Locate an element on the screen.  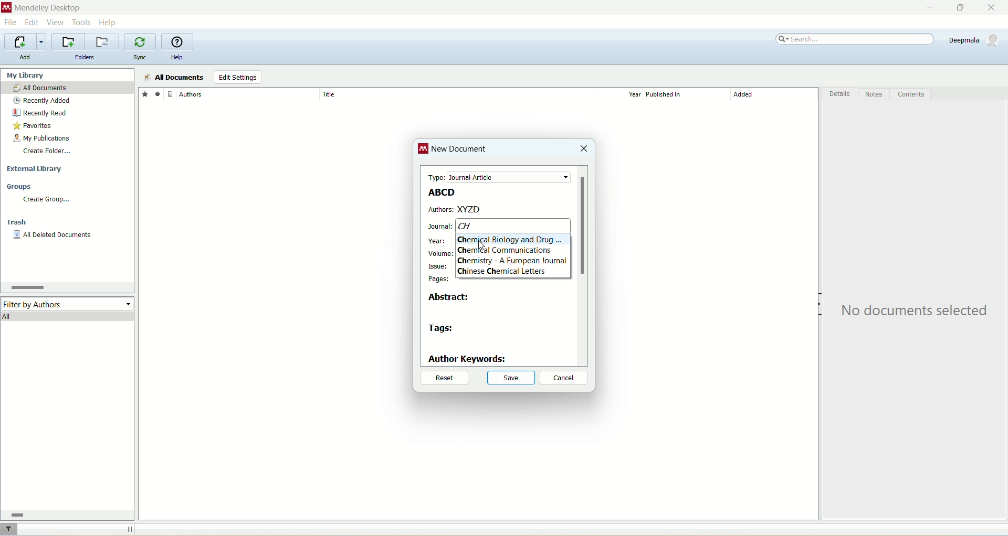
search is located at coordinates (856, 39).